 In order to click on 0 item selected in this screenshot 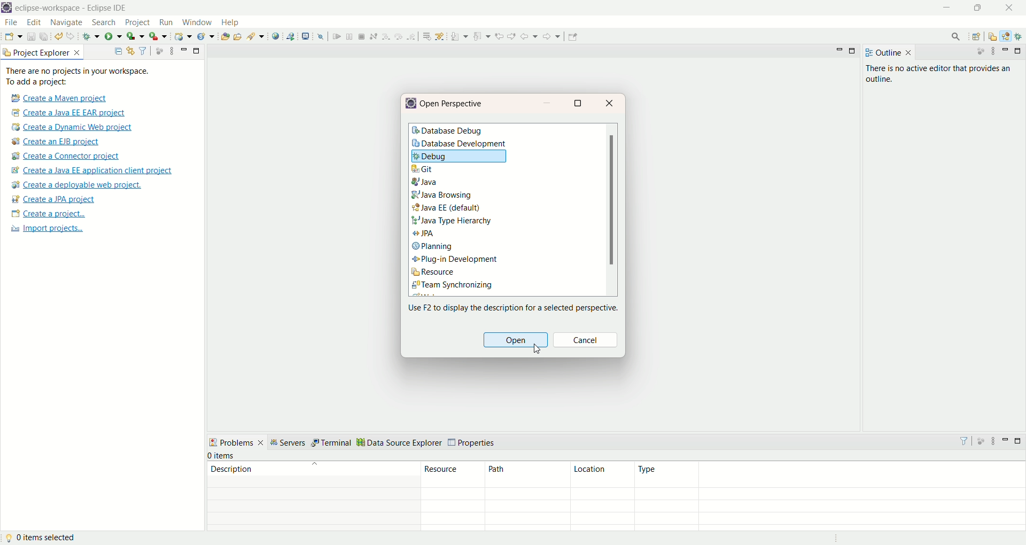, I will do `click(42, 538)`.